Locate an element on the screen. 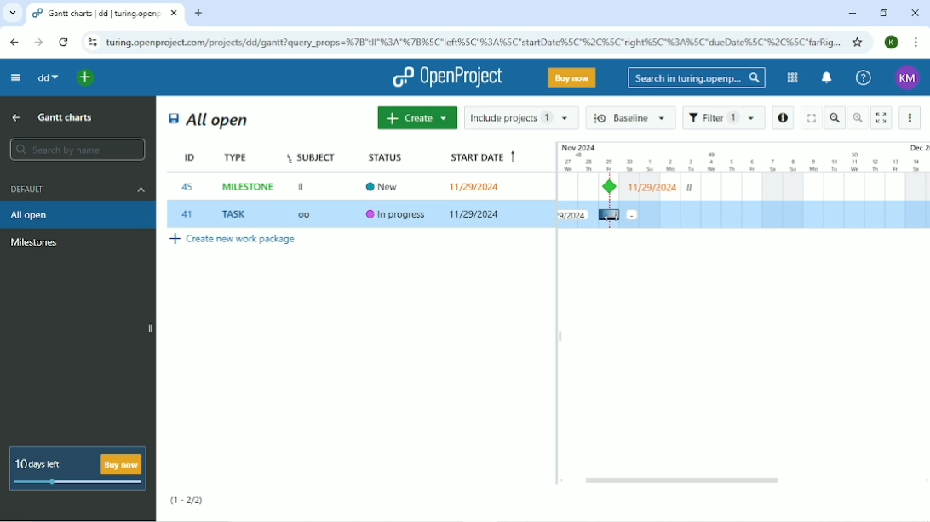 Image resolution: width=930 pixels, height=522 pixels. Include projects is located at coordinates (521, 117).